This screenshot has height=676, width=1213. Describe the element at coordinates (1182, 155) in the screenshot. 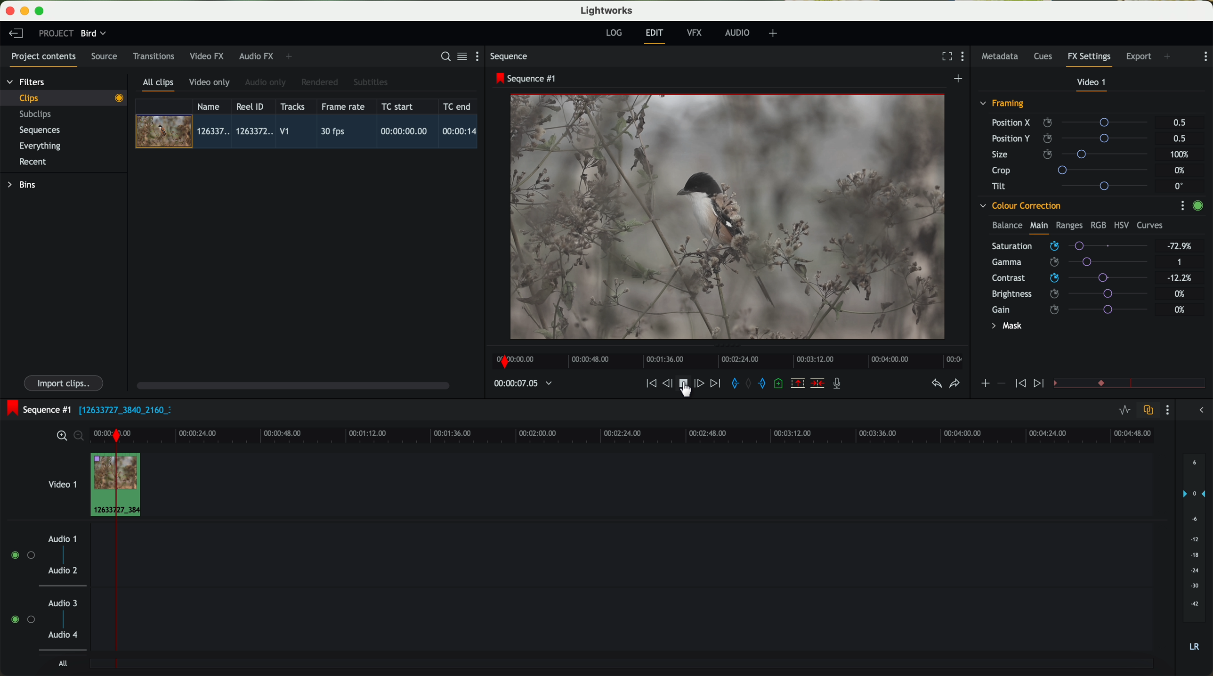

I see `100%` at that location.